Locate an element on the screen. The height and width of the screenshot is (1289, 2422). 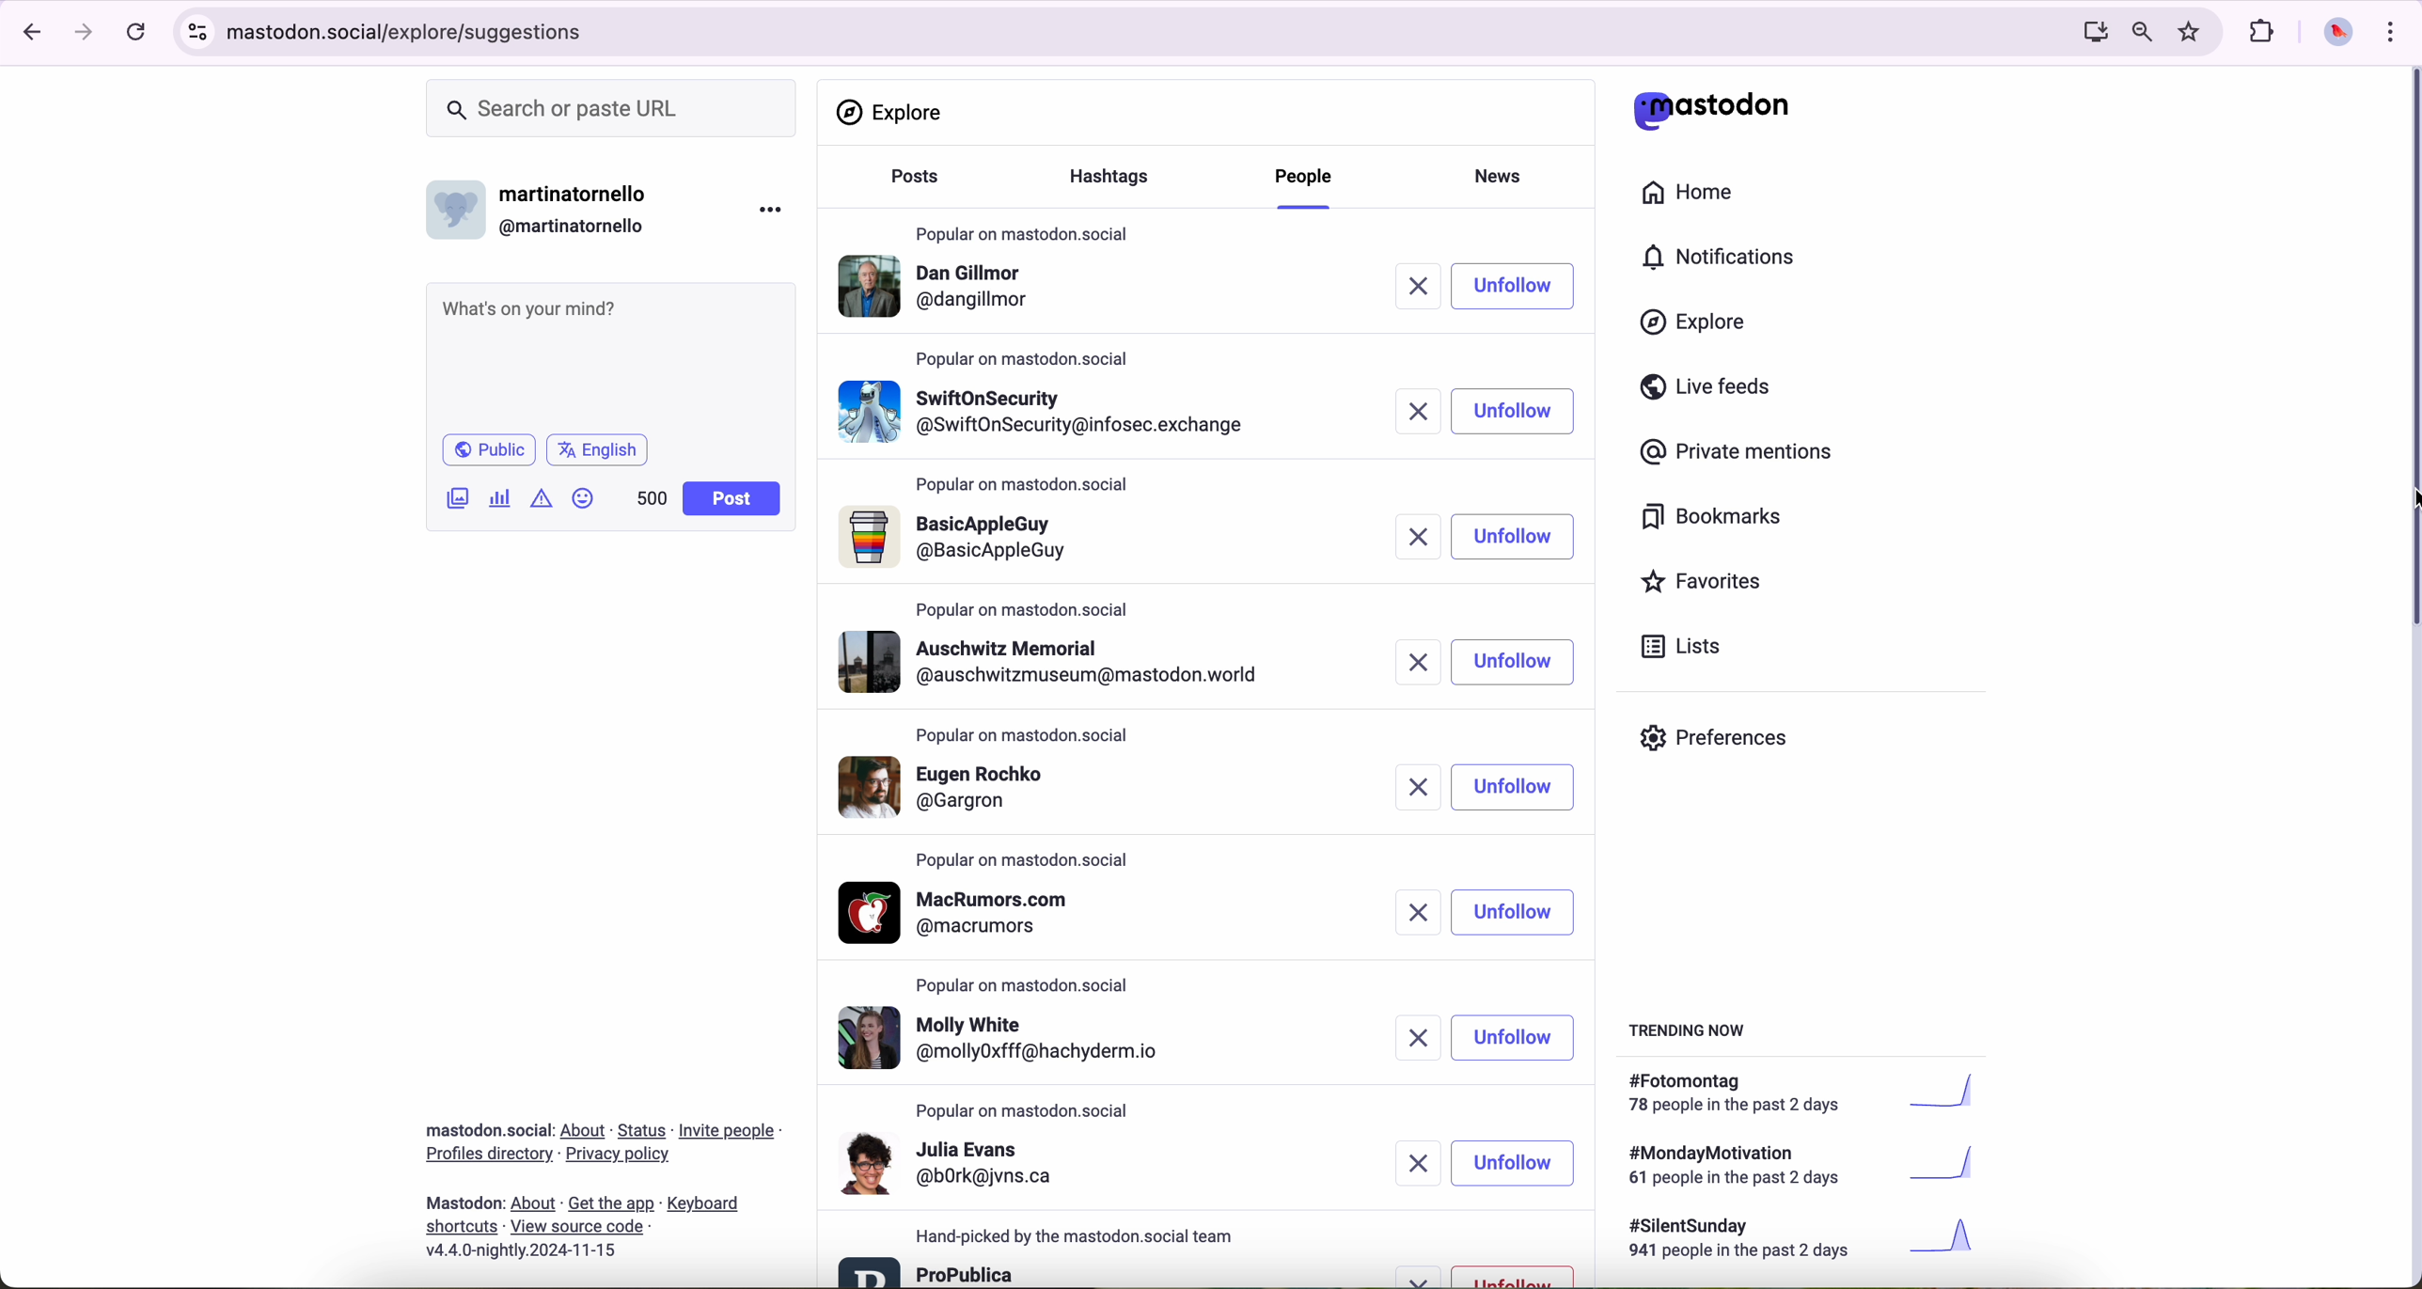
follow is located at coordinates (1522, 412).